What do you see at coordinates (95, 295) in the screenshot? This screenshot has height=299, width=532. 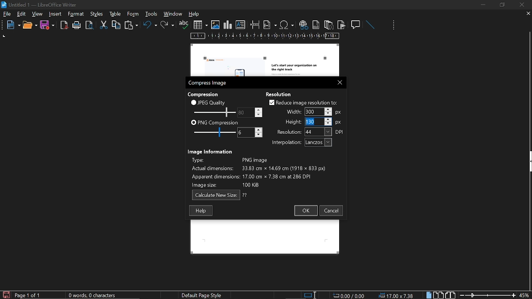 I see `word count` at bounding box center [95, 295].